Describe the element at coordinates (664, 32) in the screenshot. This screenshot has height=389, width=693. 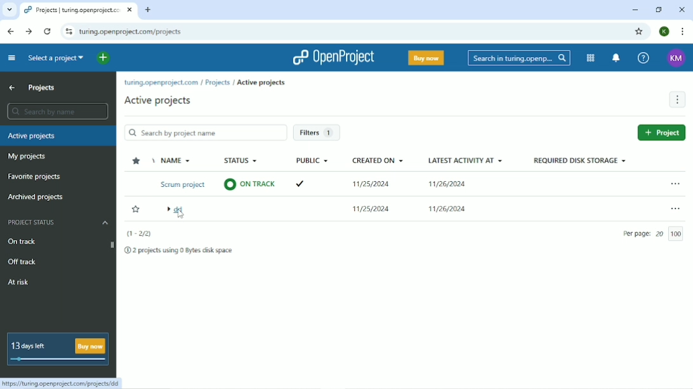
I see `K` at that location.